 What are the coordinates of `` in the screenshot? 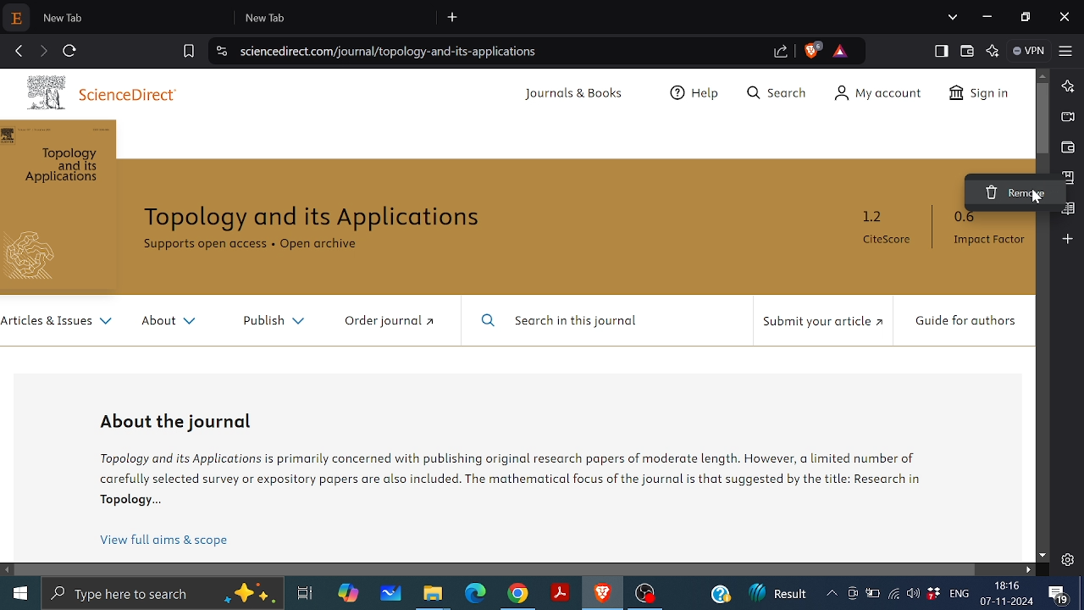 It's located at (895, 595).